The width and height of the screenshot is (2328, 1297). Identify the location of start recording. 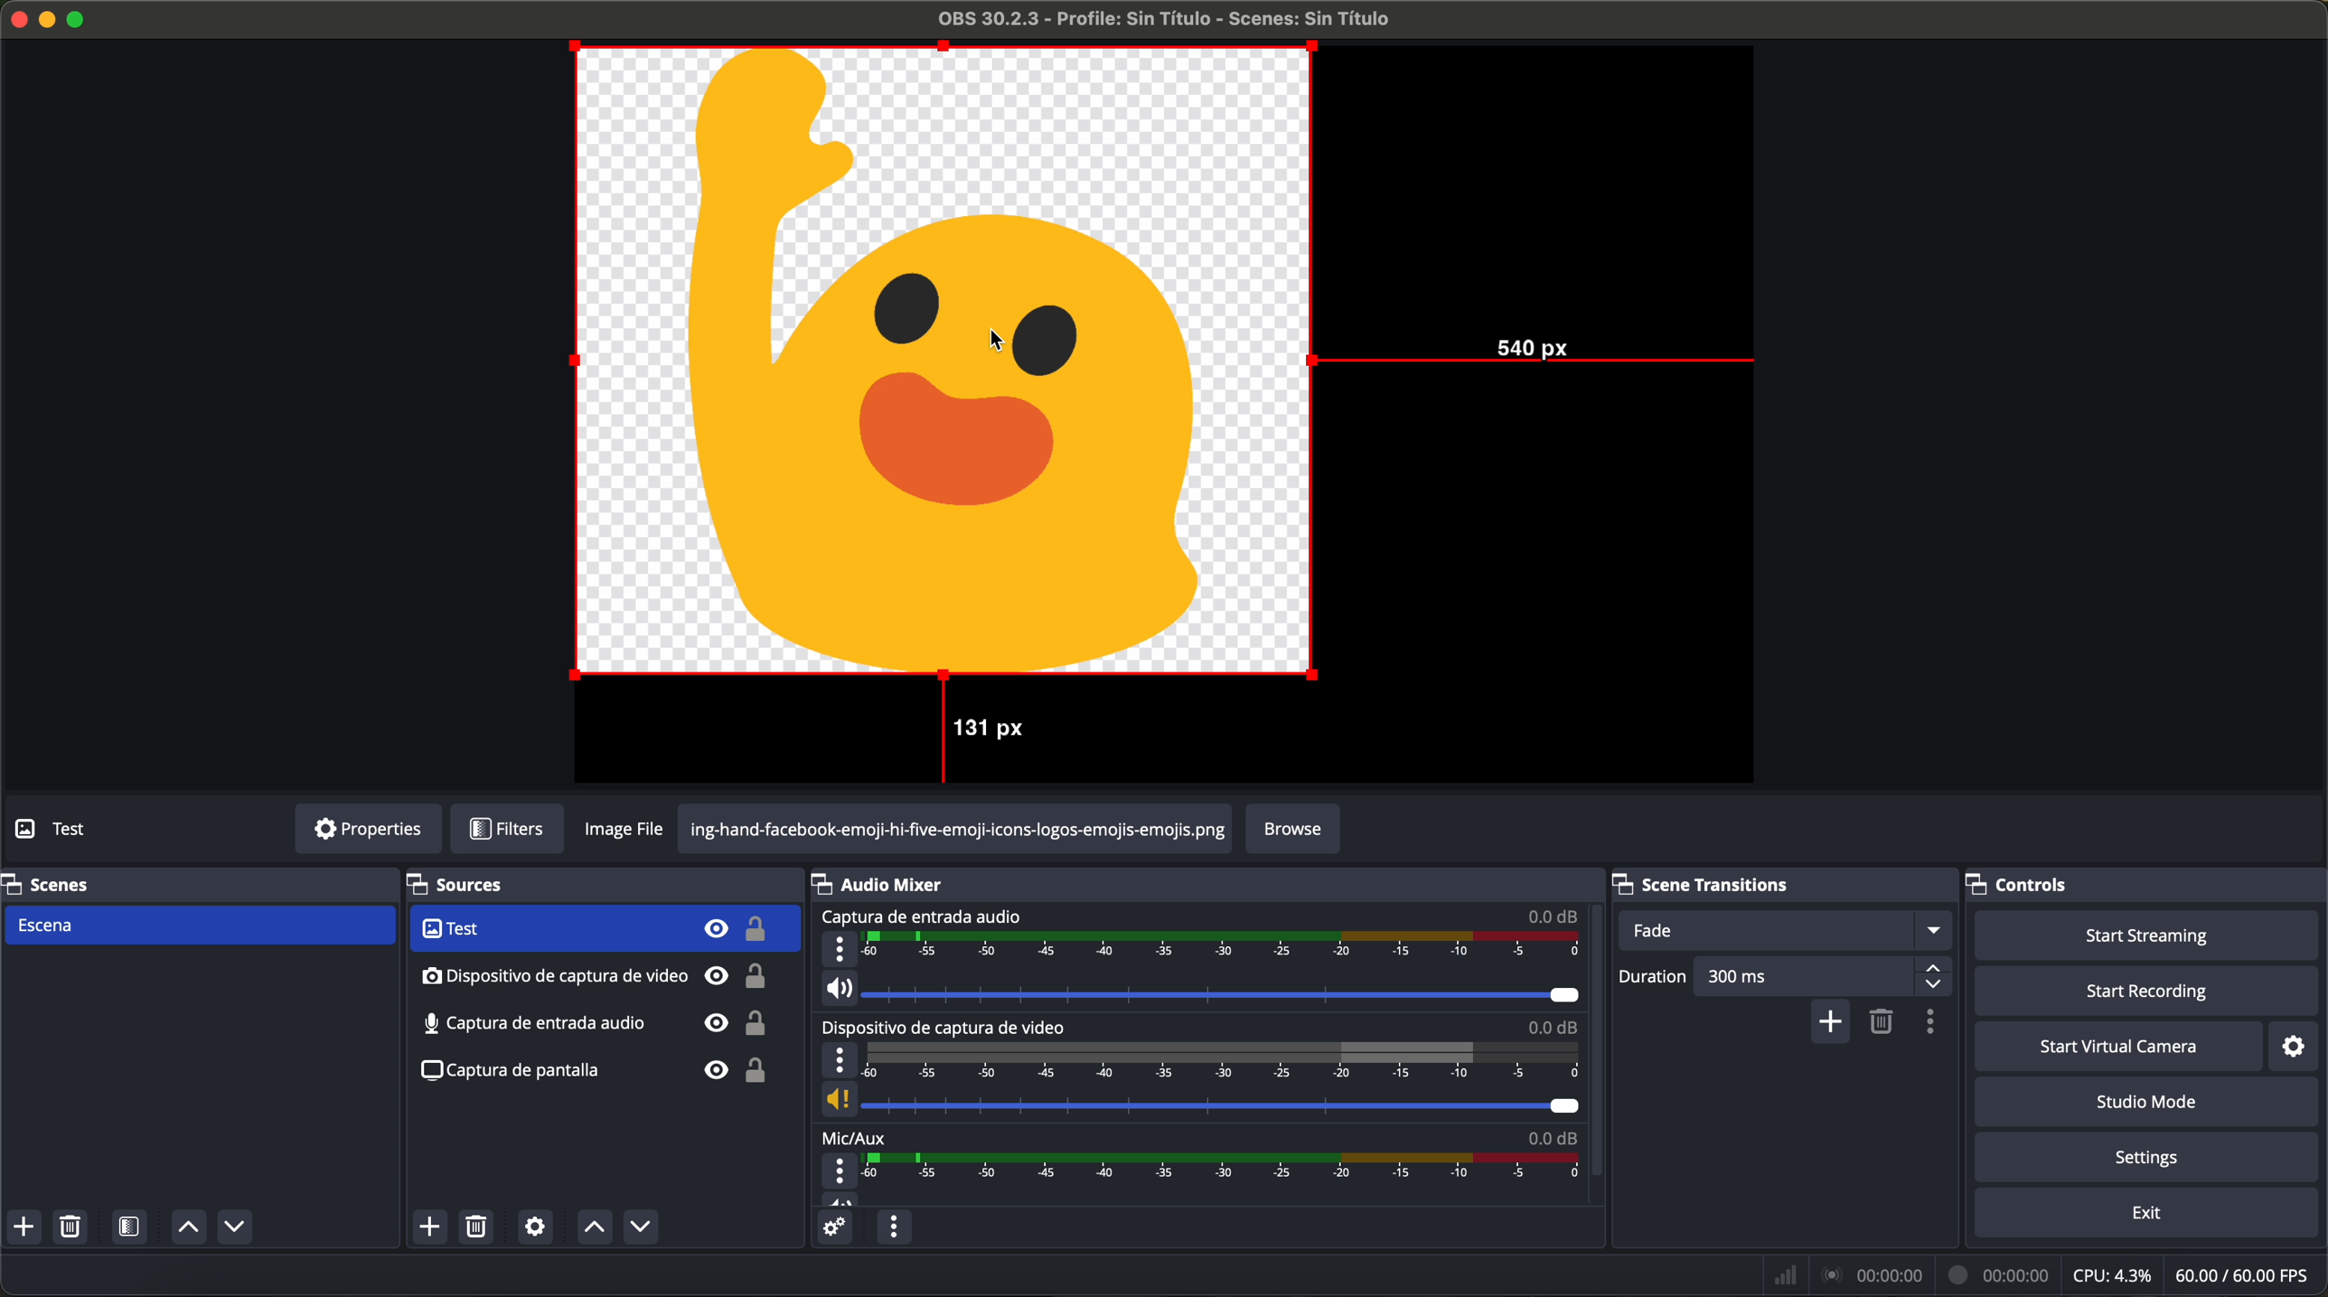
(2150, 992).